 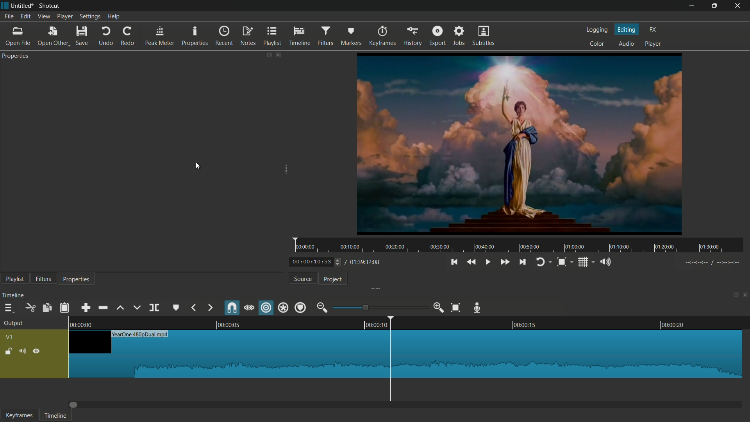 What do you see at coordinates (57, 416) in the screenshot?
I see `timeline` at bounding box center [57, 416].